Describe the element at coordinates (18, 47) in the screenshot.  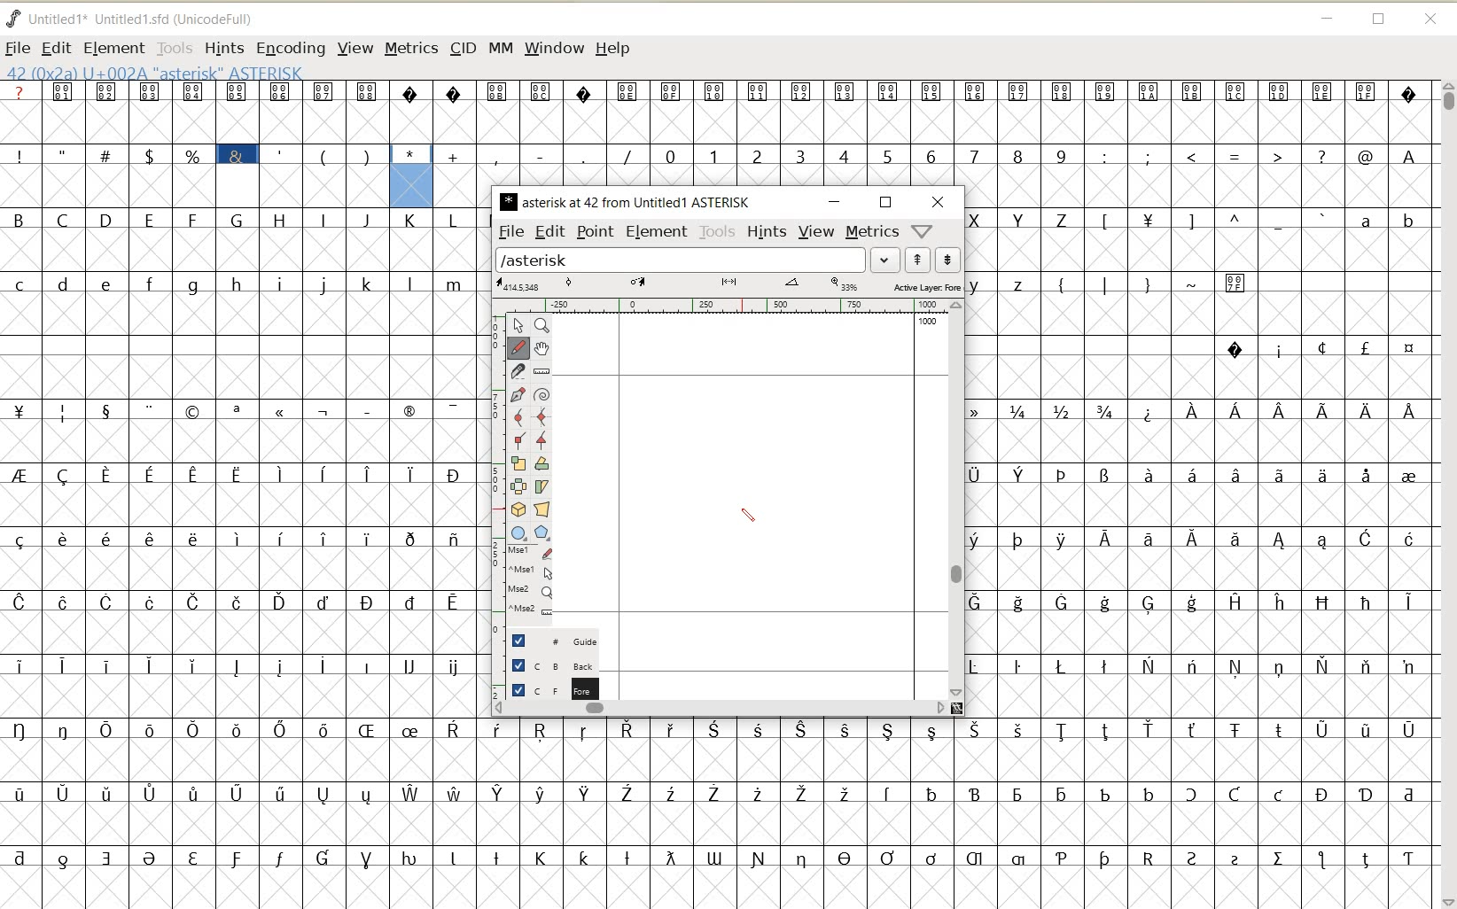
I see `FILE` at that location.